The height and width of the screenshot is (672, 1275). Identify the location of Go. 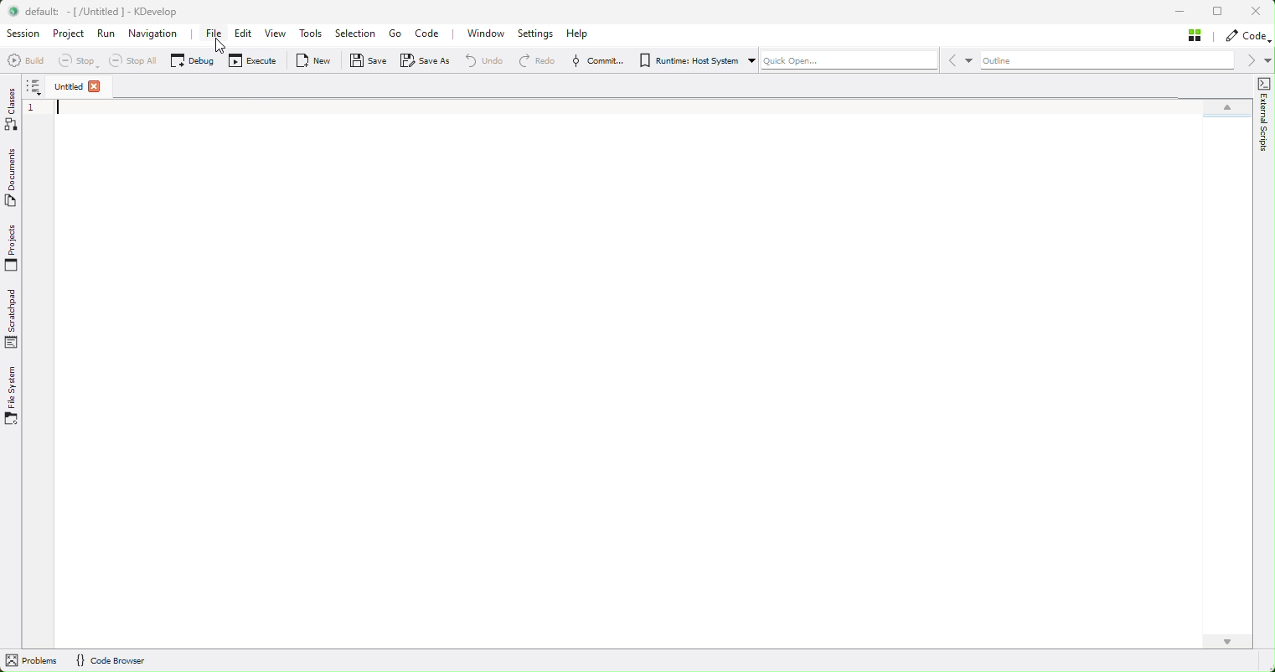
(395, 34).